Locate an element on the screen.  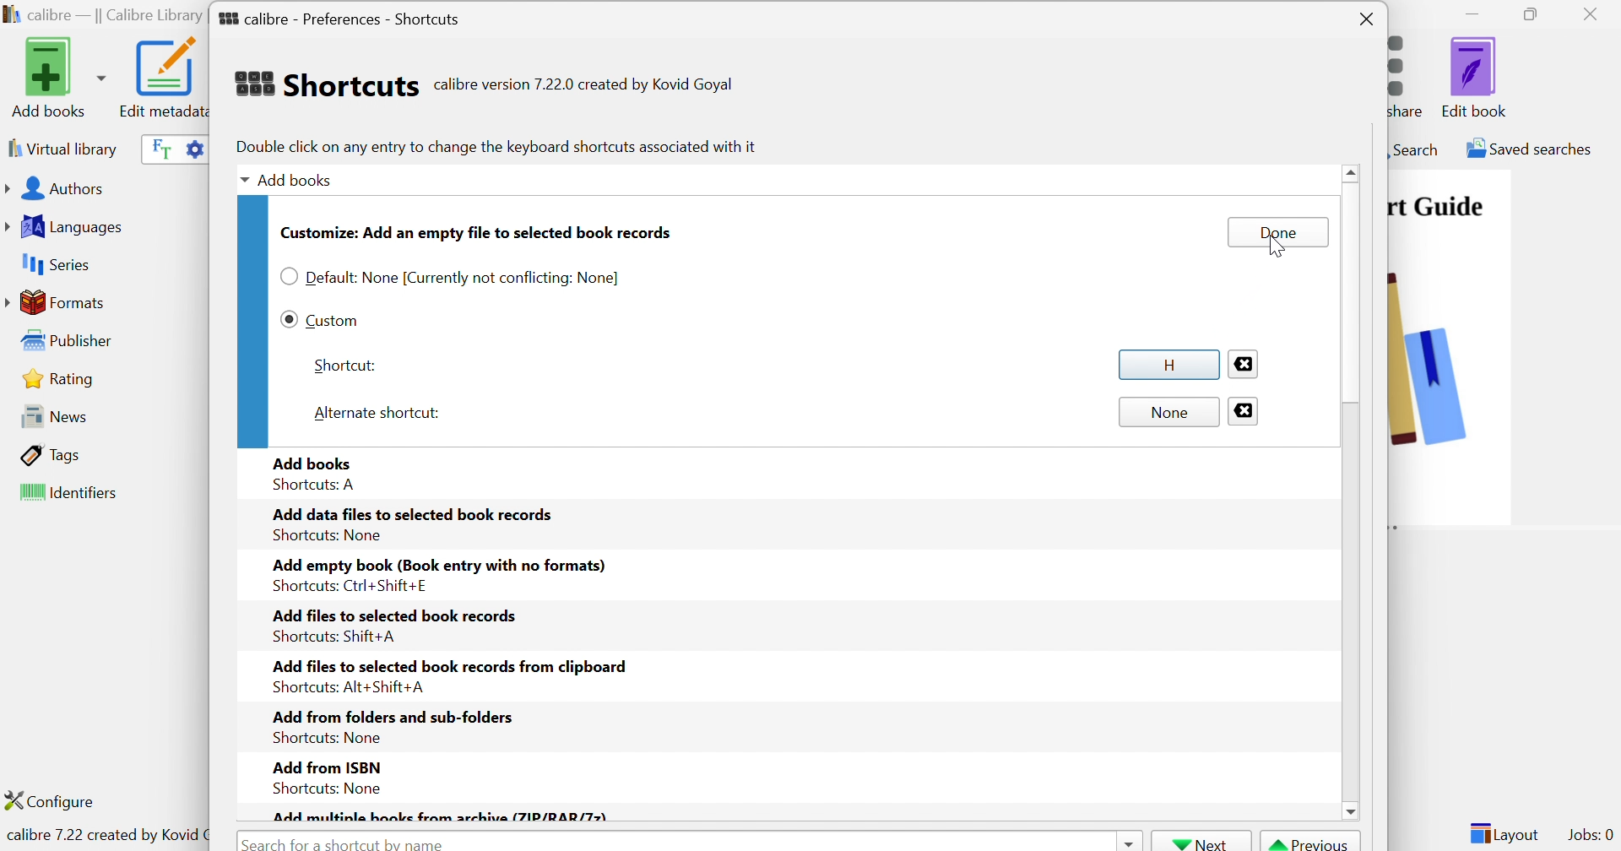
calibre 7.22 created by Kovid is located at coordinates (104, 837).